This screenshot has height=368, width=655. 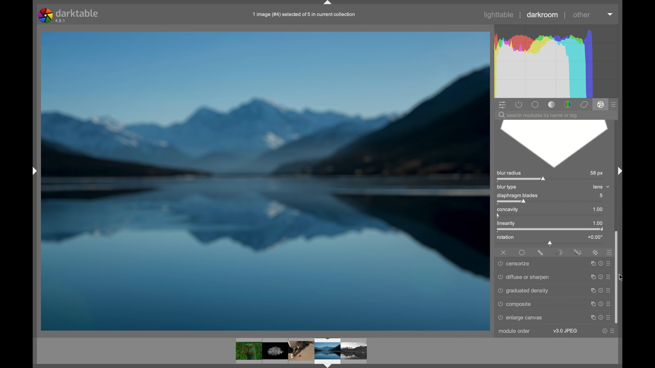 What do you see at coordinates (507, 187) in the screenshot?
I see `blur type` at bounding box center [507, 187].